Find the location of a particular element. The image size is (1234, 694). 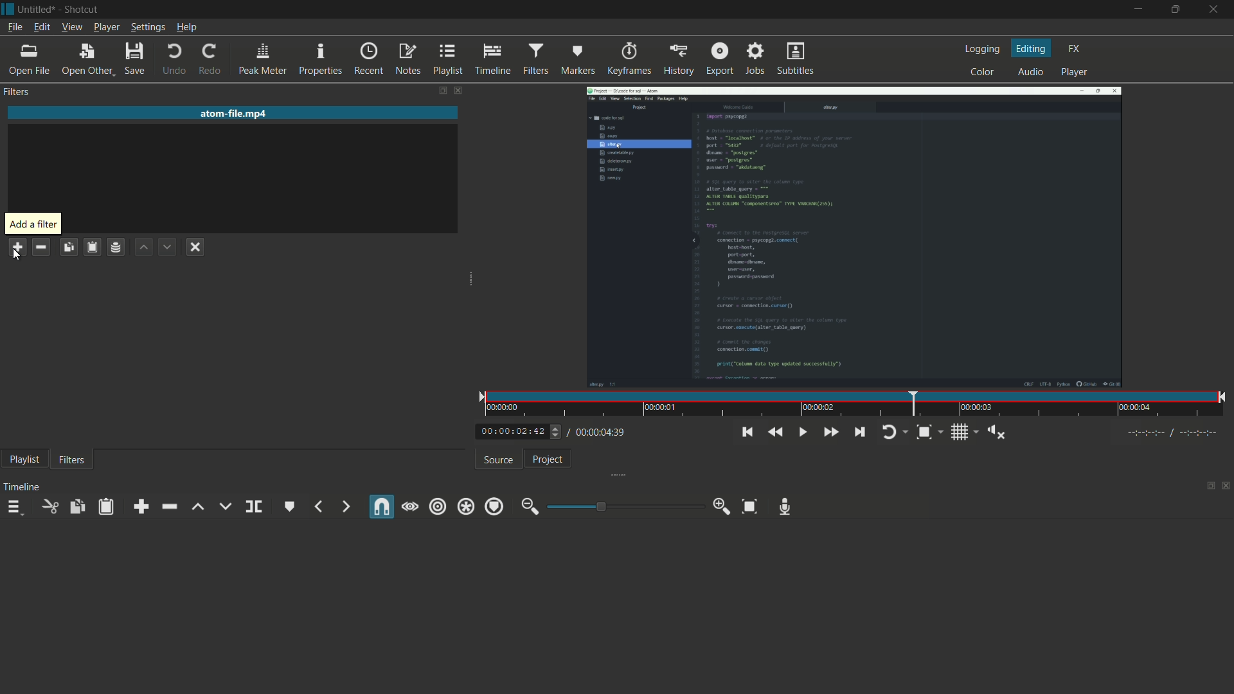

timeline menu is located at coordinates (14, 508).